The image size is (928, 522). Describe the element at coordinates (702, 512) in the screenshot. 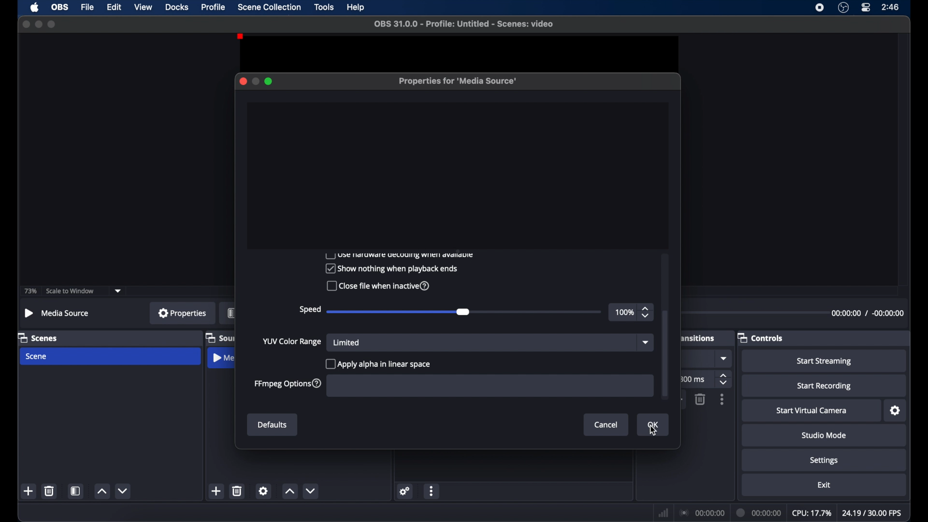

I see `connection` at that location.